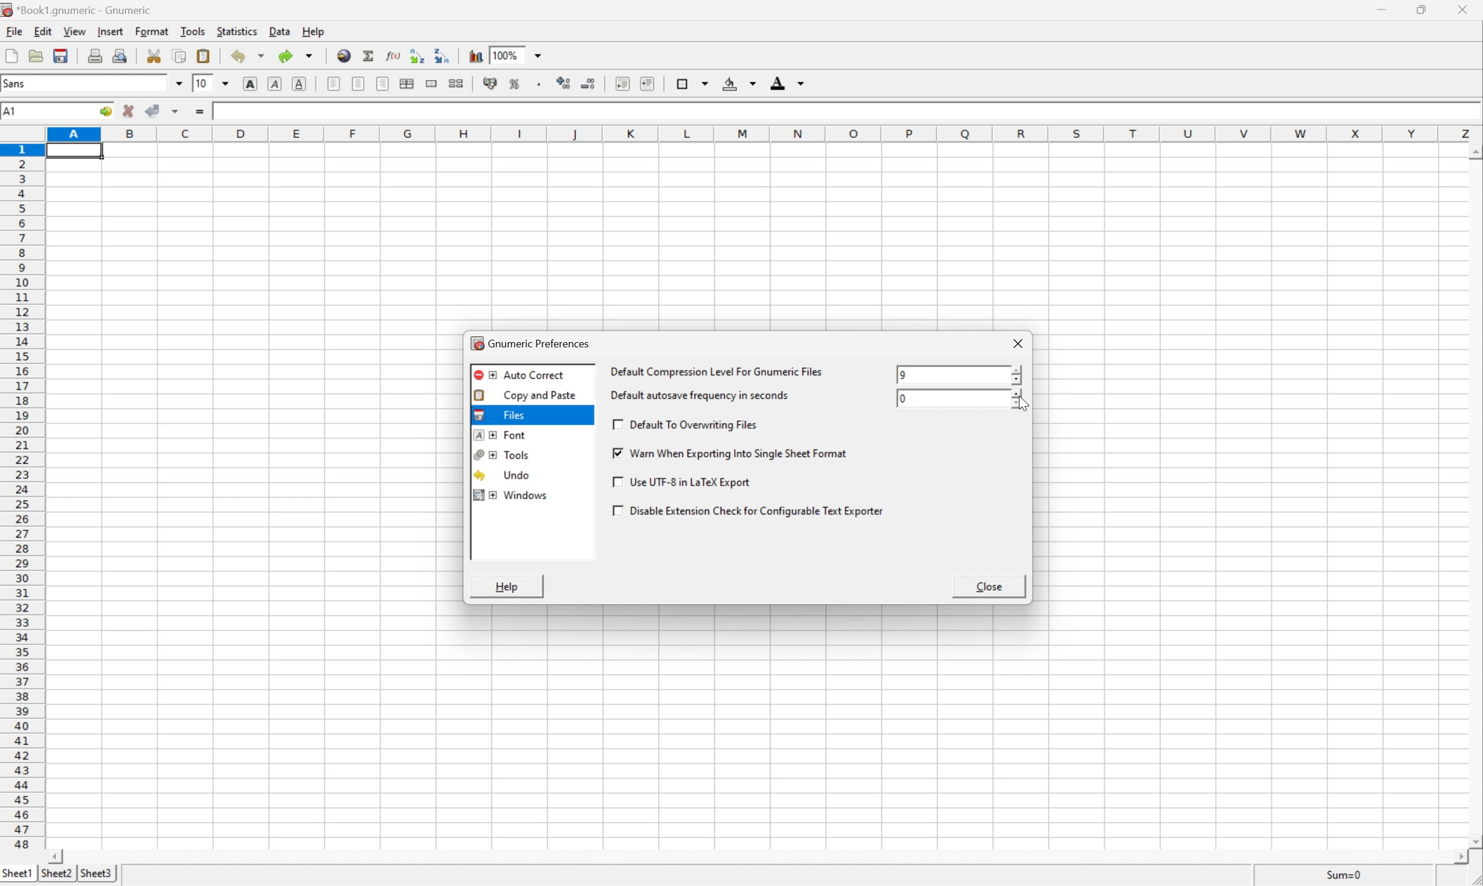  Describe the element at coordinates (237, 33) in the screenshot. I see `statistics` at that location.